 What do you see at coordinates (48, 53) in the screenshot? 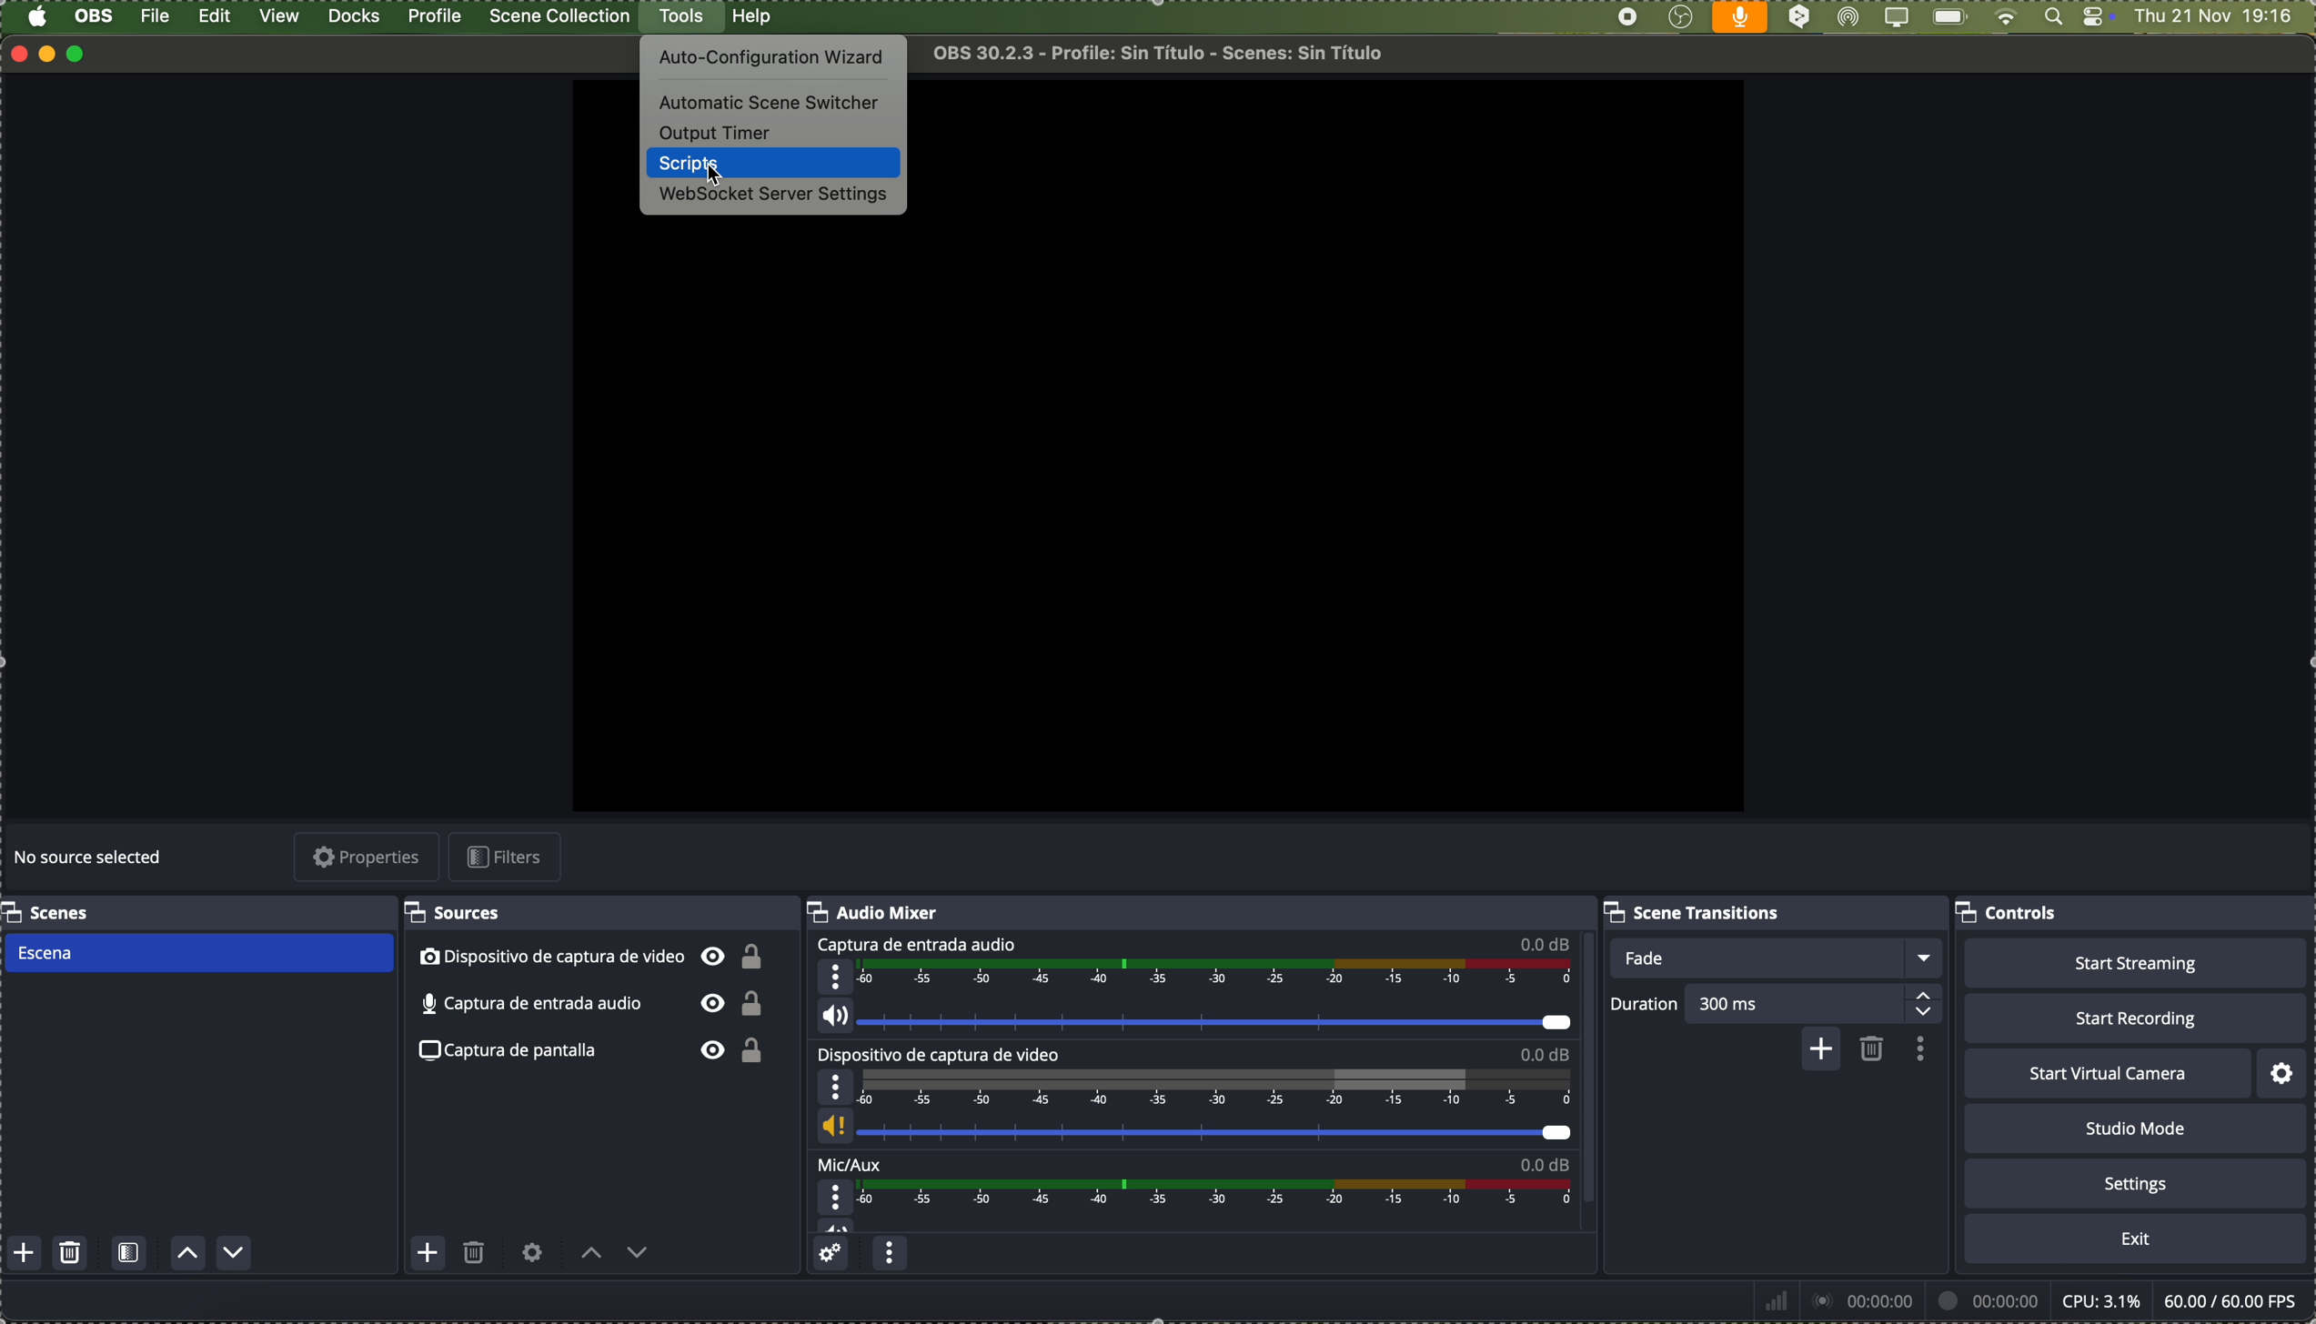
I see `minimize program` at bounding box center [48, 53].